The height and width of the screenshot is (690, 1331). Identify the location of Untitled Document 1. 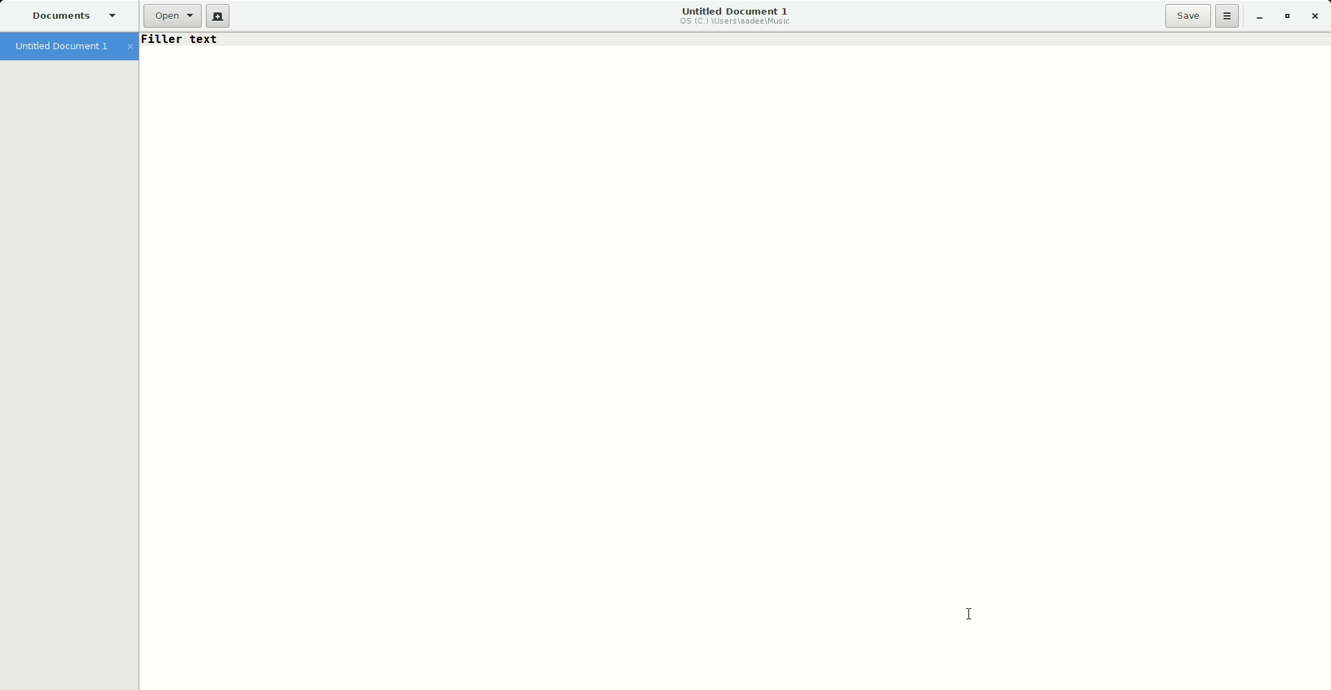
(731, 15).